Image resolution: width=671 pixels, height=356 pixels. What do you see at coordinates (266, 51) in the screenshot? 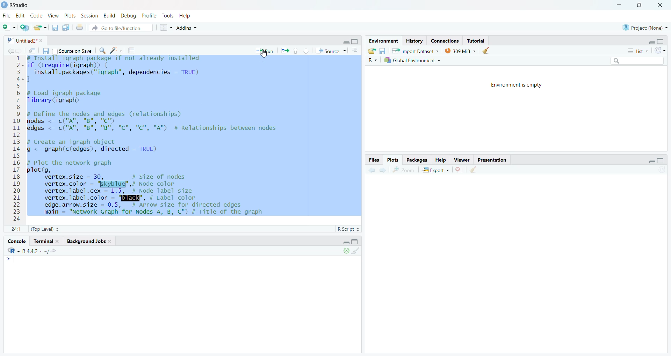
I see `Run` at bounding box center [266, 51].